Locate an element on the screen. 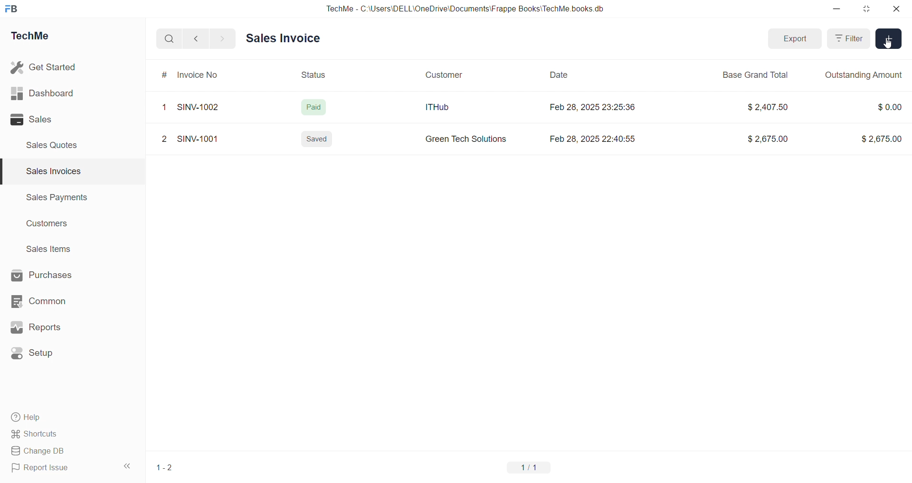 Image resolution: width=912 pixels, height=483 pixels. Close is located at coordinates (899, 11).